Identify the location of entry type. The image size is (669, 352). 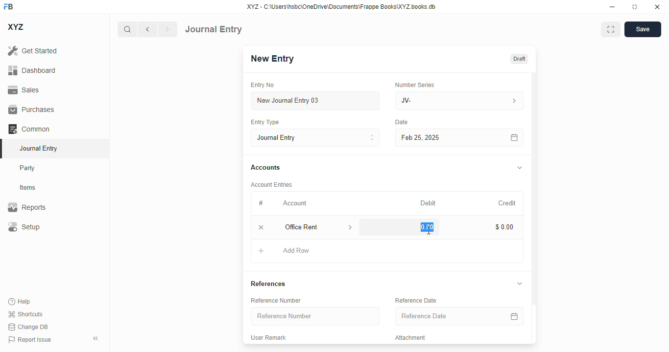
(264, 122).